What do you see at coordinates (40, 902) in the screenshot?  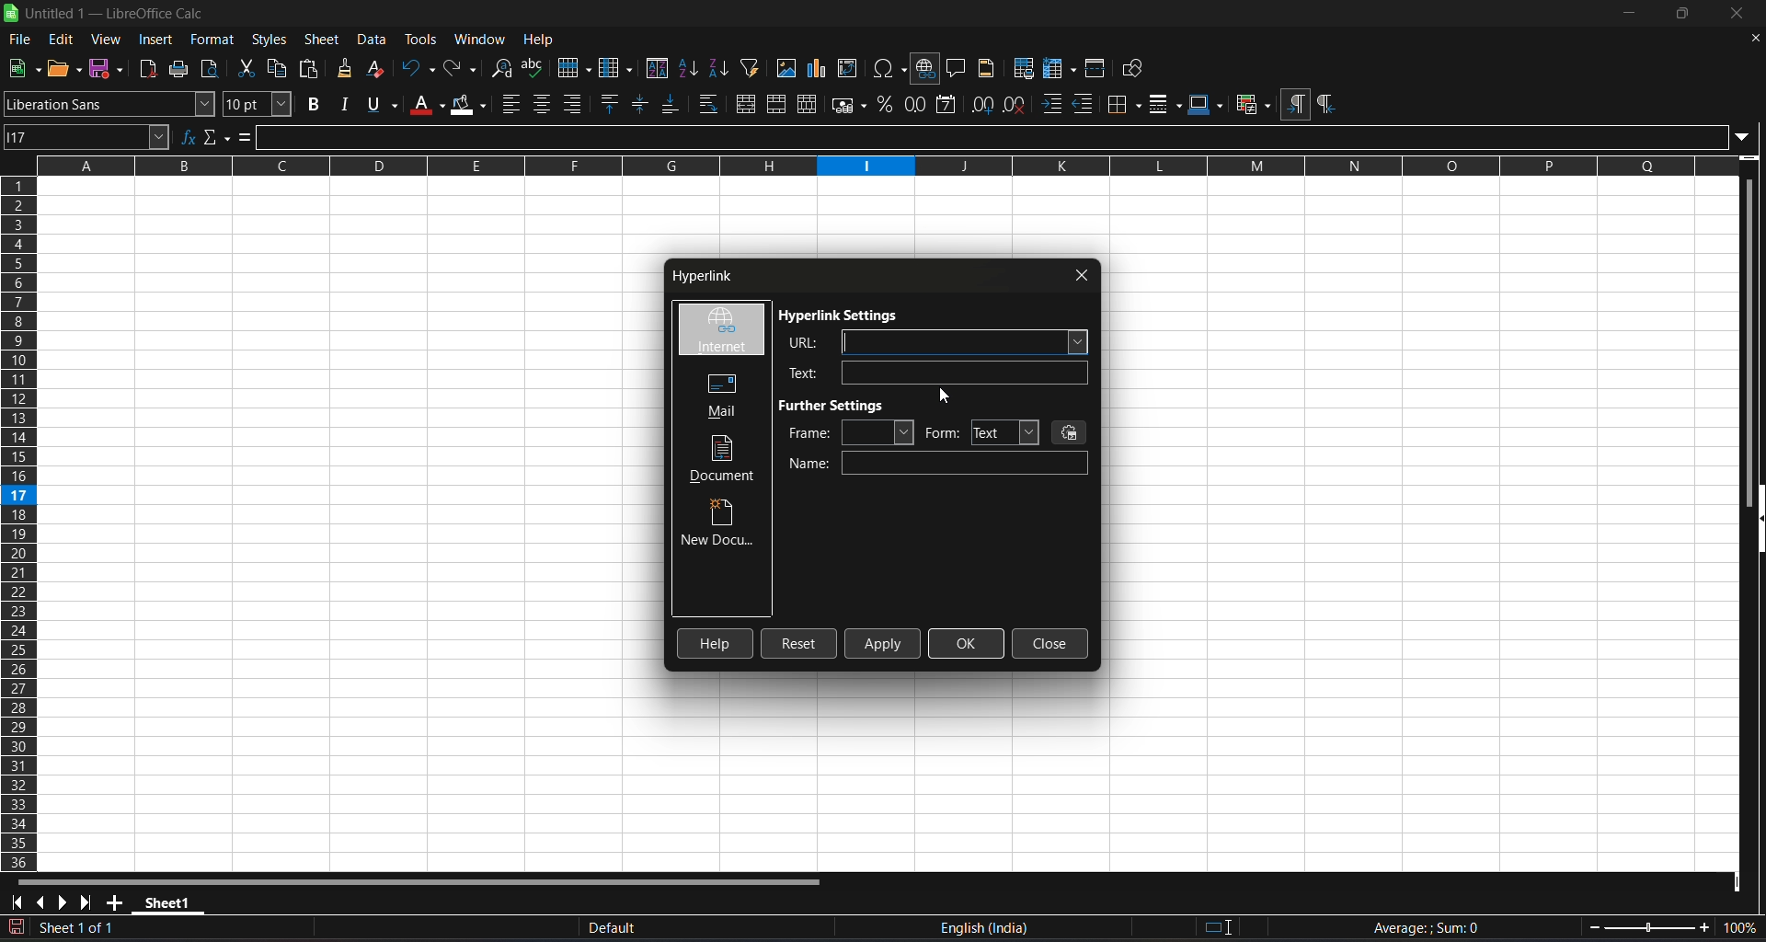 I see `scroll to previous sheet` at bounding box center [40, 902].